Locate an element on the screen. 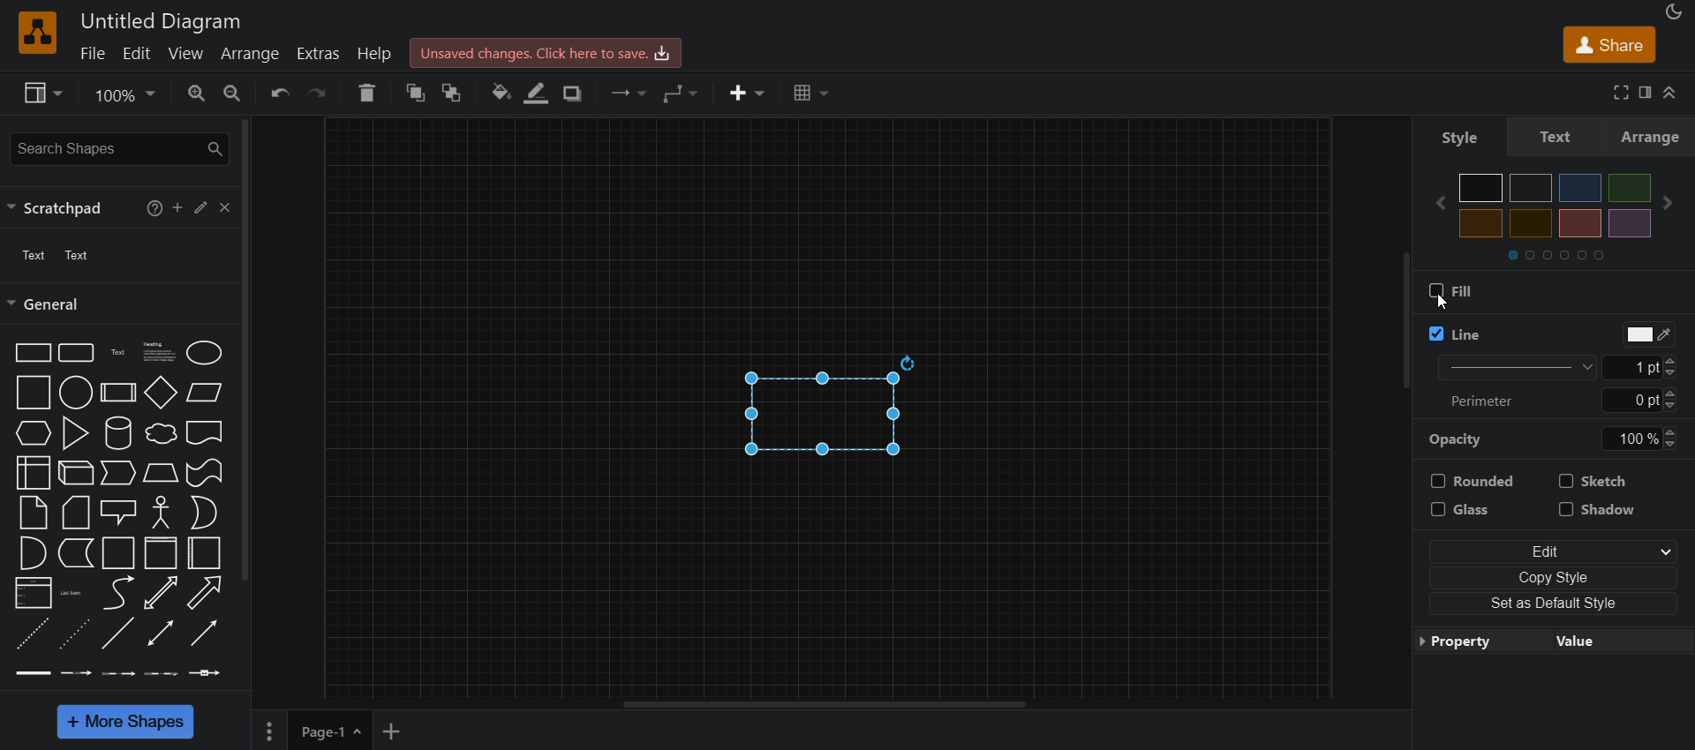 The width and height of the screenshot is (1695, 750). red is located at coordinates (1532, 224).